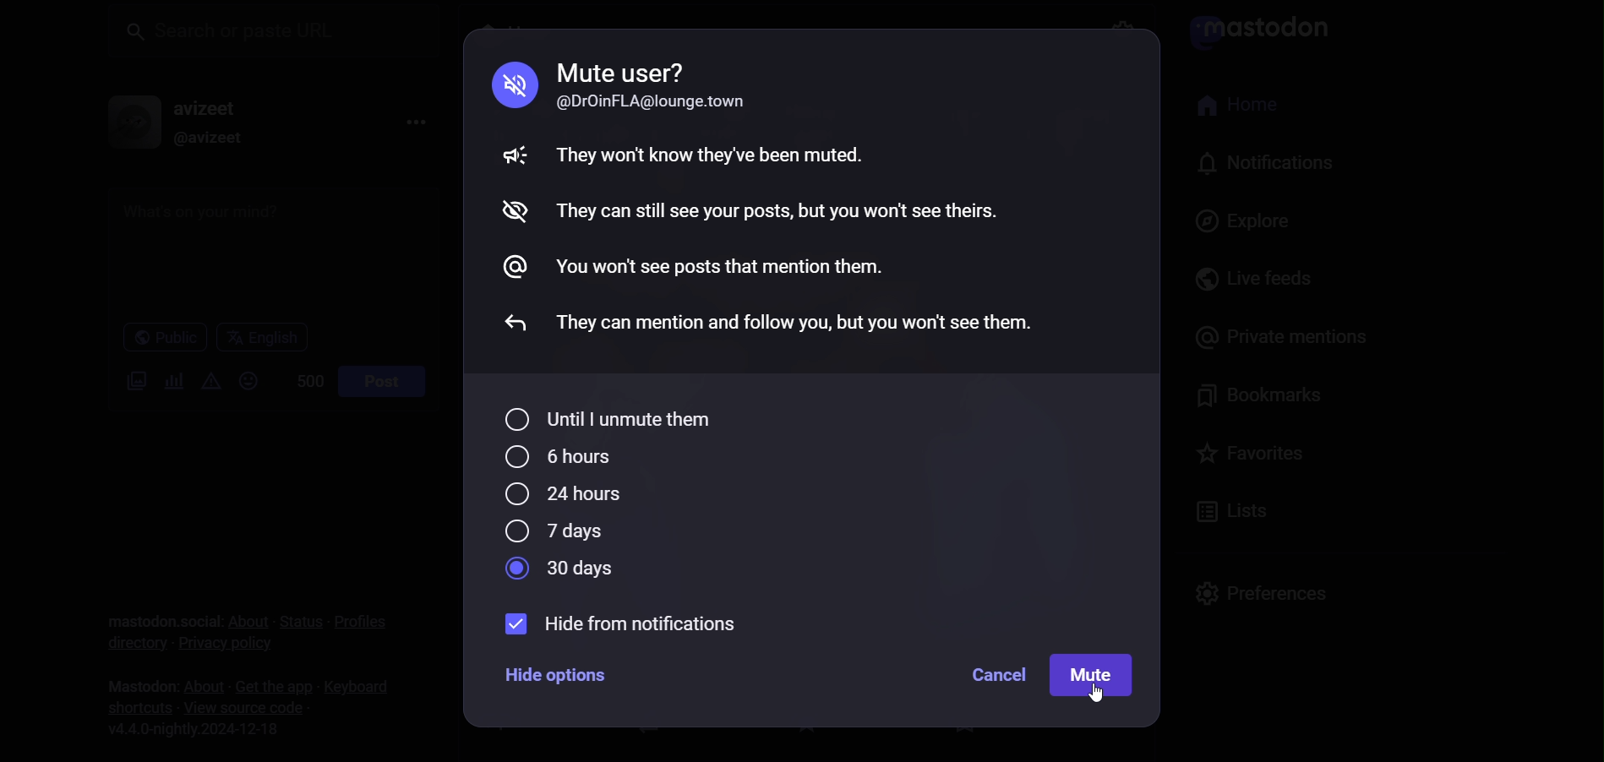 The width and height of the screenshot is (1604, 762). What do you see at coordinates (564, 569) in the screenshot?
I see `30 days selected` at bounding box center [564, 569].